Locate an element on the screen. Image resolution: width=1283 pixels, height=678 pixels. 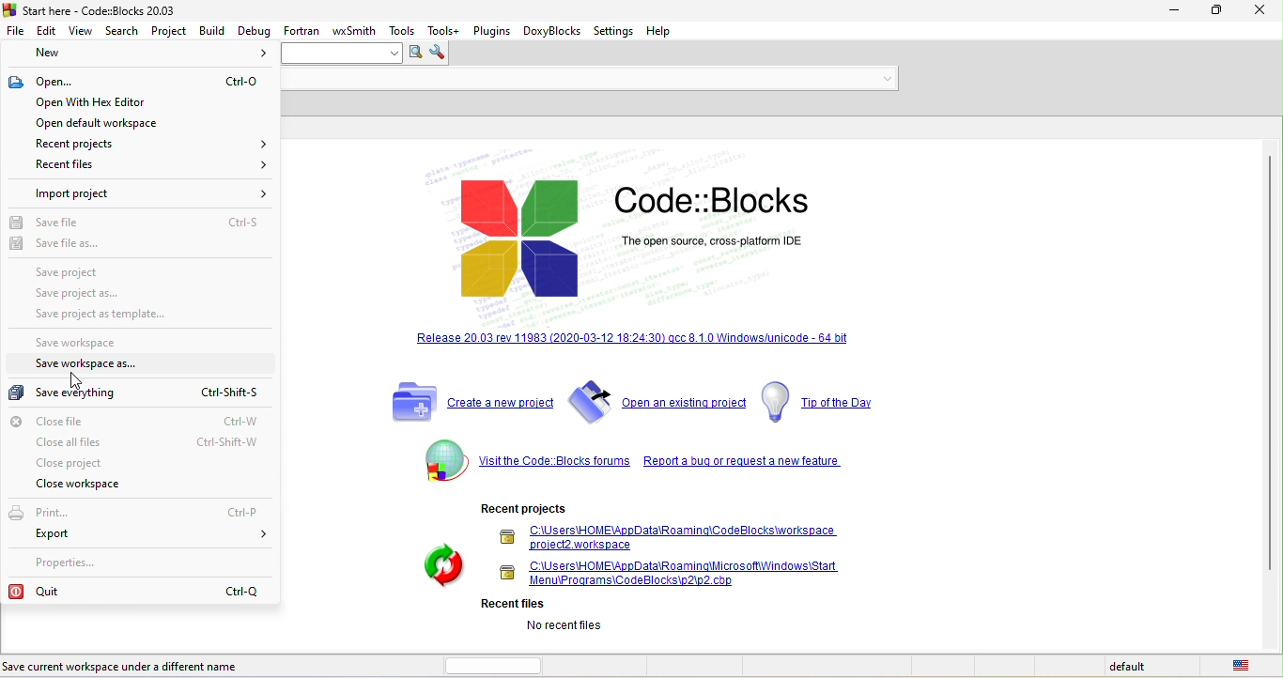
cursor movement is located at coordinates (70, 378).